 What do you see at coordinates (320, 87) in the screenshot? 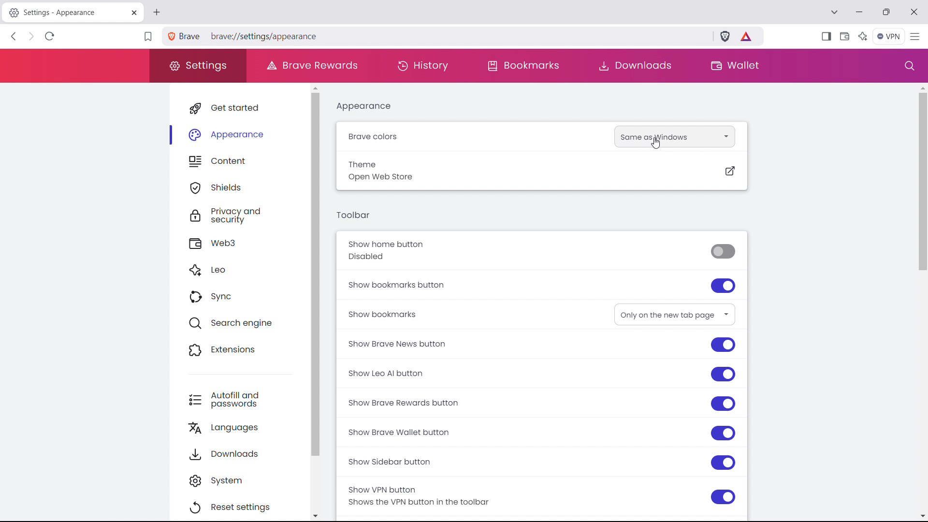
I see `scroll up` at bounding box center [320, 87].